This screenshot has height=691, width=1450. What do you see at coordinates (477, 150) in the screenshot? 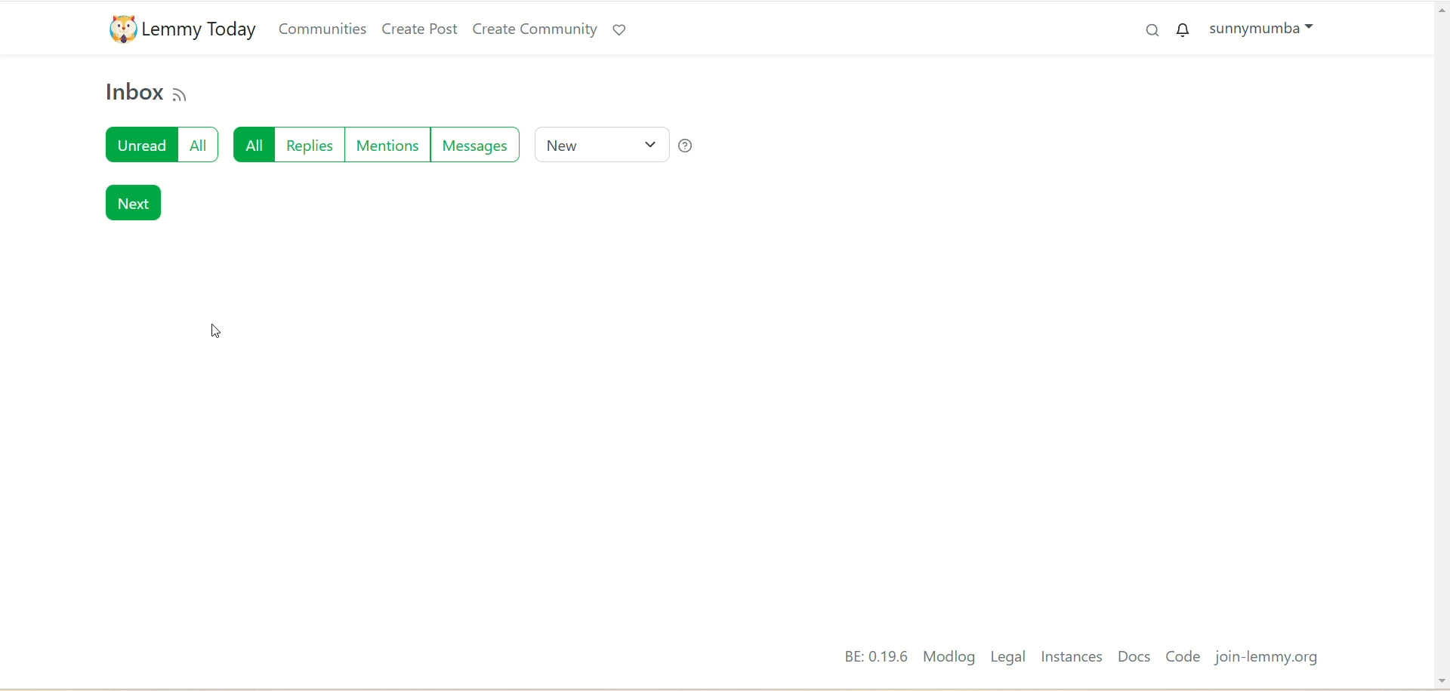
I see `messages` at bounding box center [477, 150].